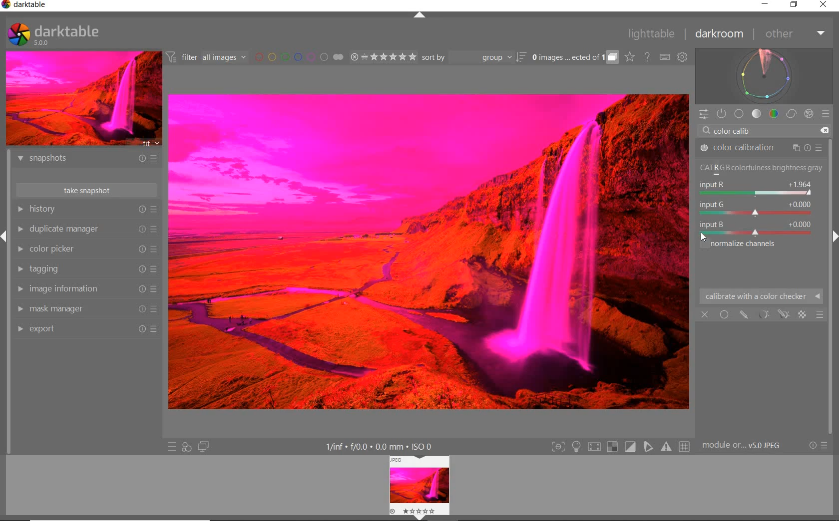 This screenshot has height=521, width=839. What do you see at coordinates (206, 57) in the screenshot?
I see `FILTER IMAGES BASED ON THEIR MODULE ORDER` at bounding box center [206, 57].